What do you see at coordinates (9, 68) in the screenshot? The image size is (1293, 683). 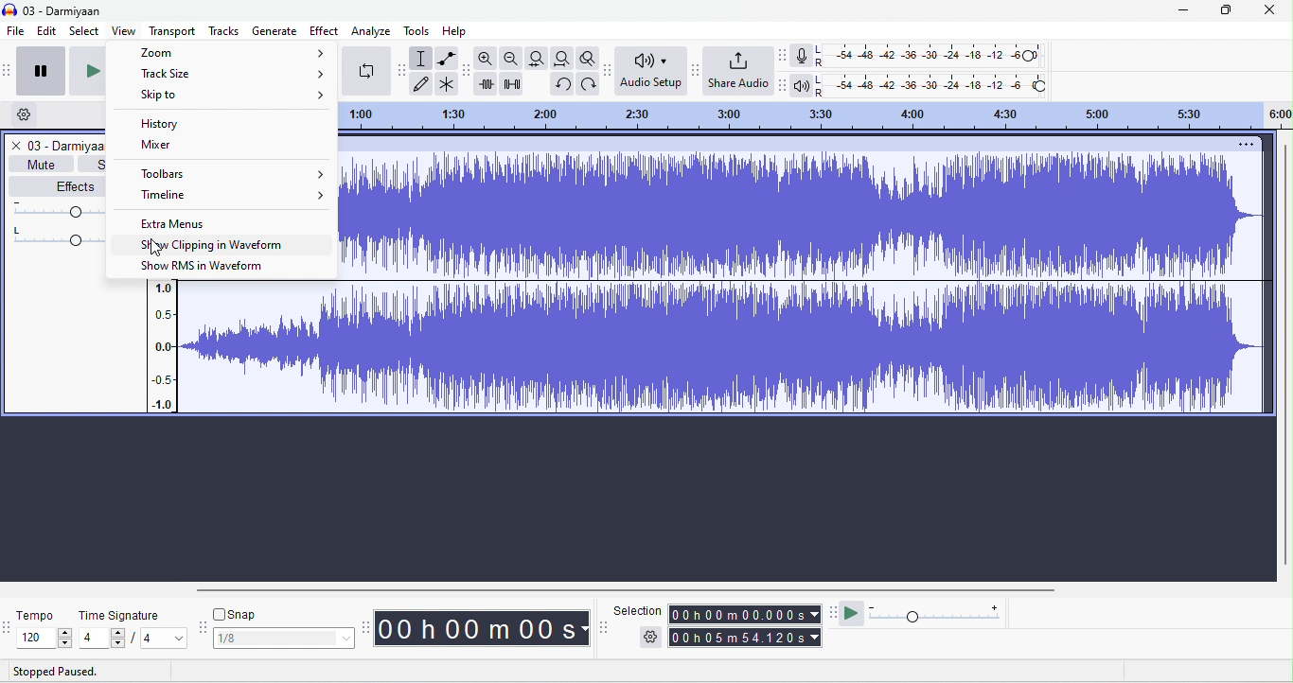 I see `audacity transport toolbar` at bounding box center [9, 68].